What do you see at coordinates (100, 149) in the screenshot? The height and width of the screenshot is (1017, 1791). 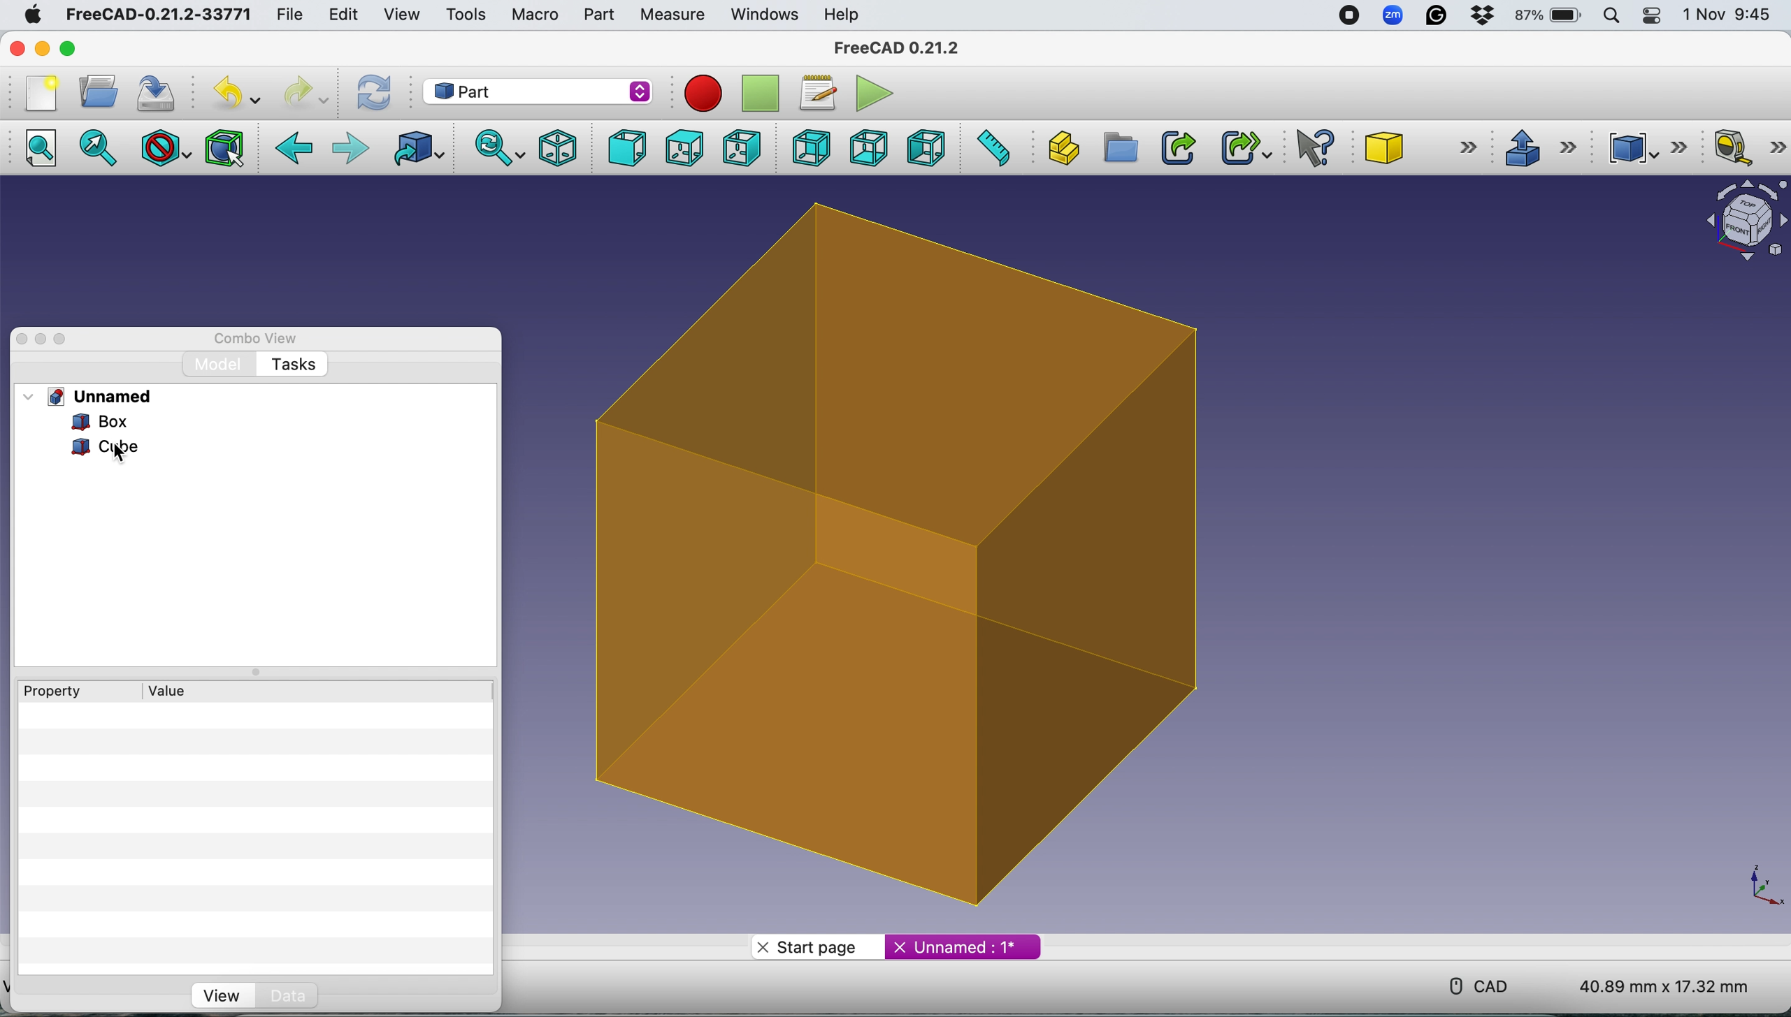 I see `Fit selection` at bounding box center [100, 149].